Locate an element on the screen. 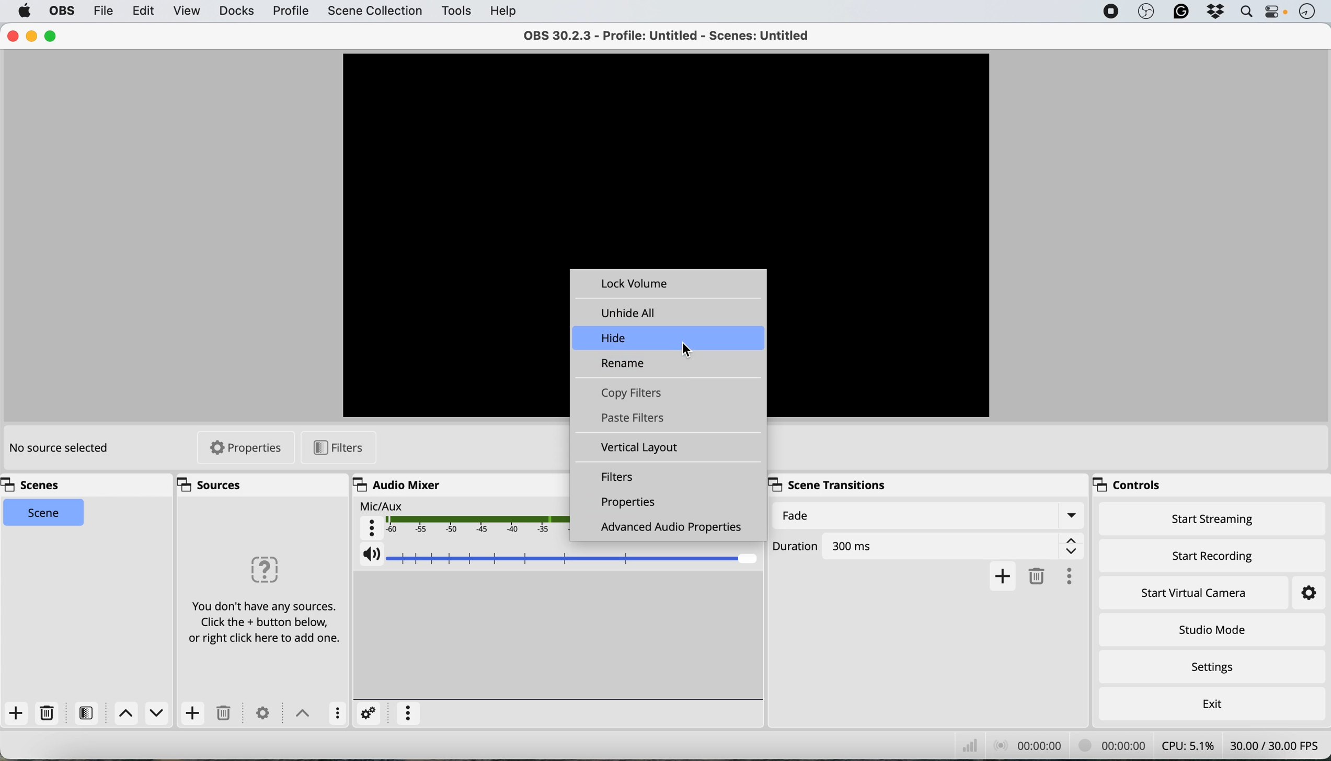 The image size is (1331, 761). more options is located at coordinates (338, 714).